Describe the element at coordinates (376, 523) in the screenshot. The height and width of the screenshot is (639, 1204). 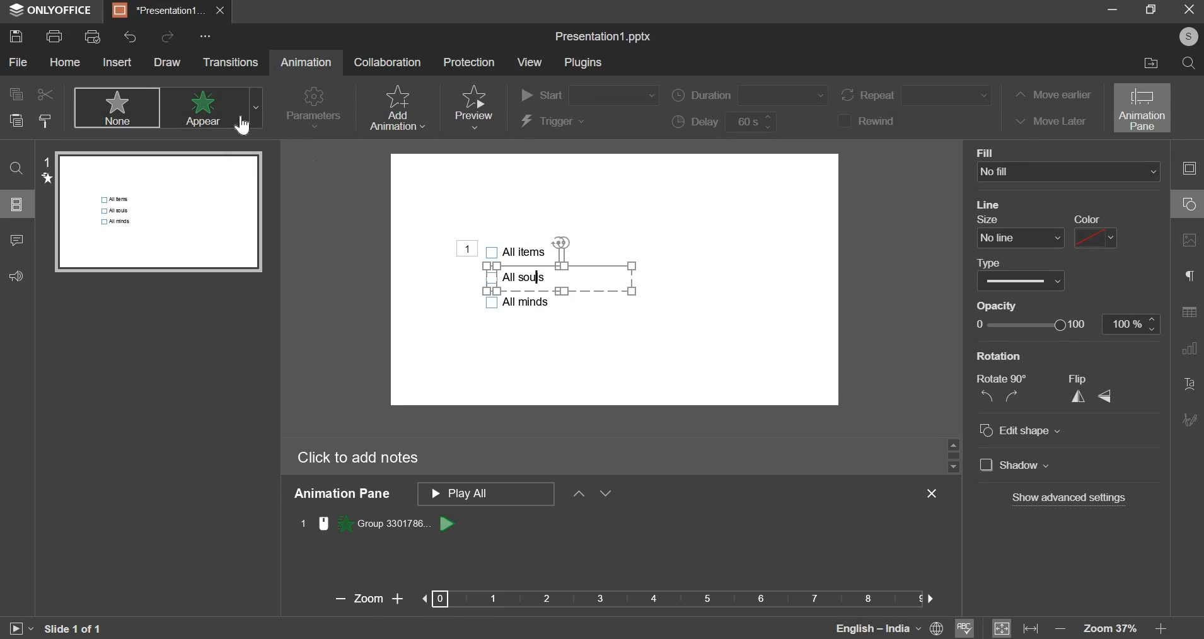
I see `animation 1` at that location.